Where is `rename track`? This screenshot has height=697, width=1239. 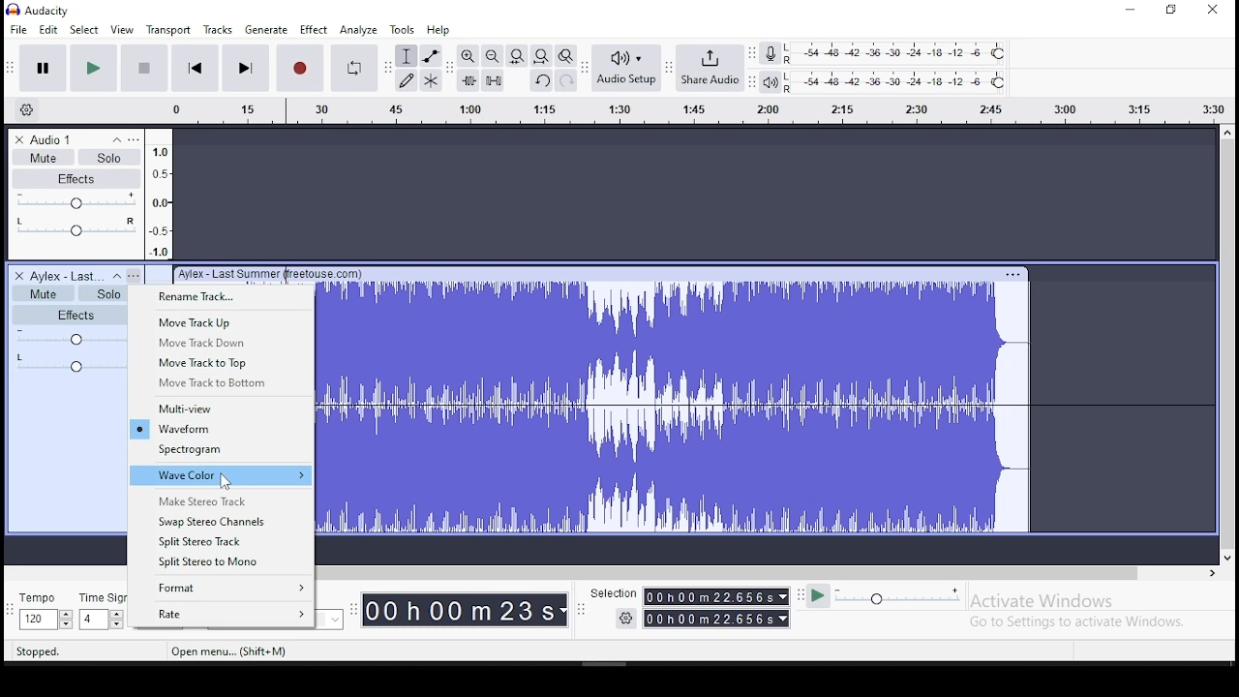 rename track is located at coordinates (221, 297).